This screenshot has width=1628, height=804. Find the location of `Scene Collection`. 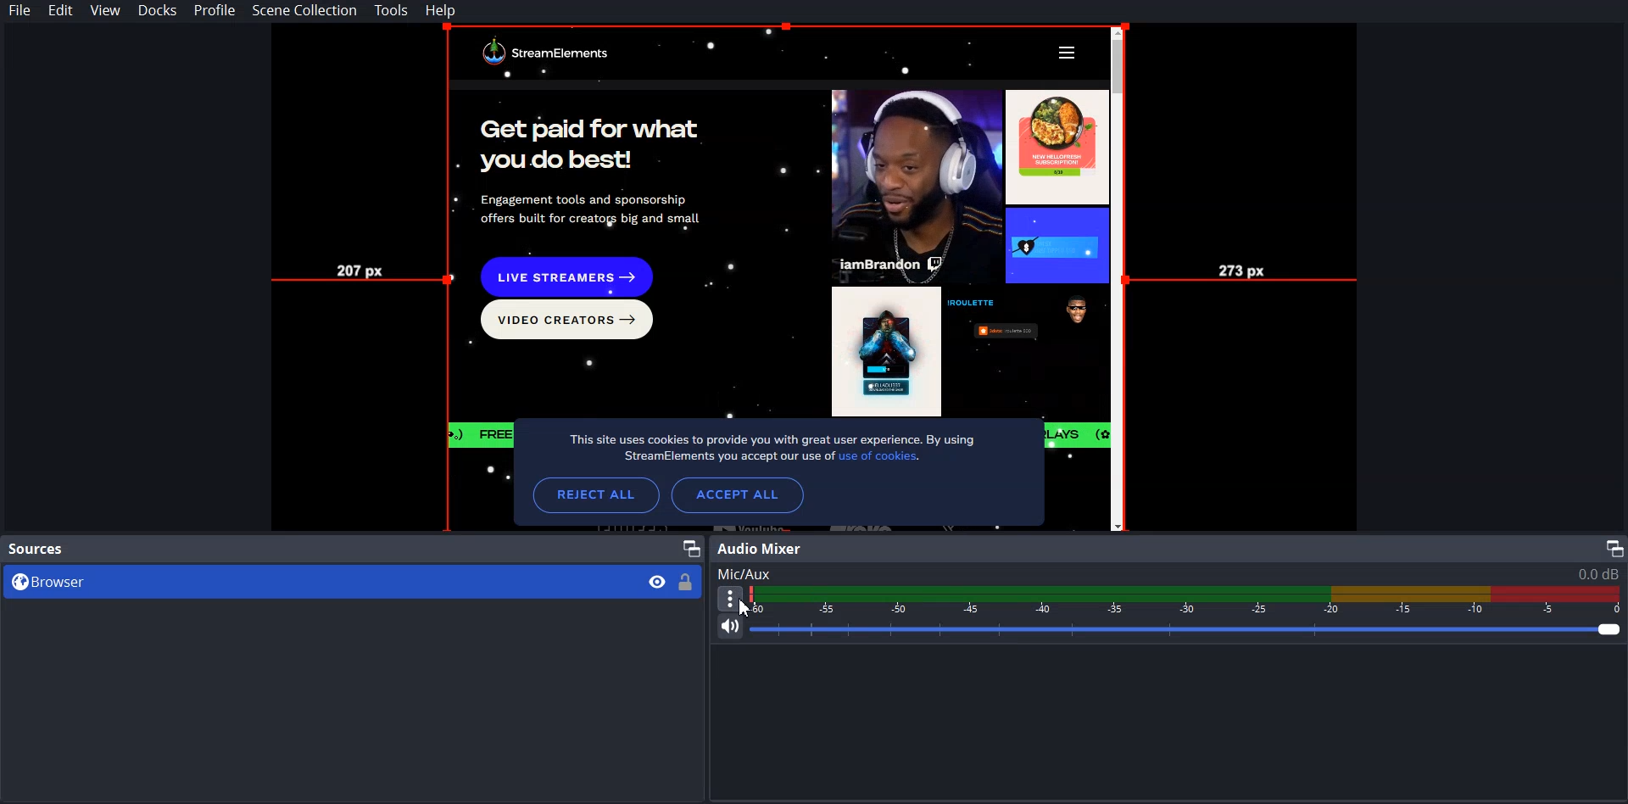

Scene Collection is located at coordinates (304, 11).